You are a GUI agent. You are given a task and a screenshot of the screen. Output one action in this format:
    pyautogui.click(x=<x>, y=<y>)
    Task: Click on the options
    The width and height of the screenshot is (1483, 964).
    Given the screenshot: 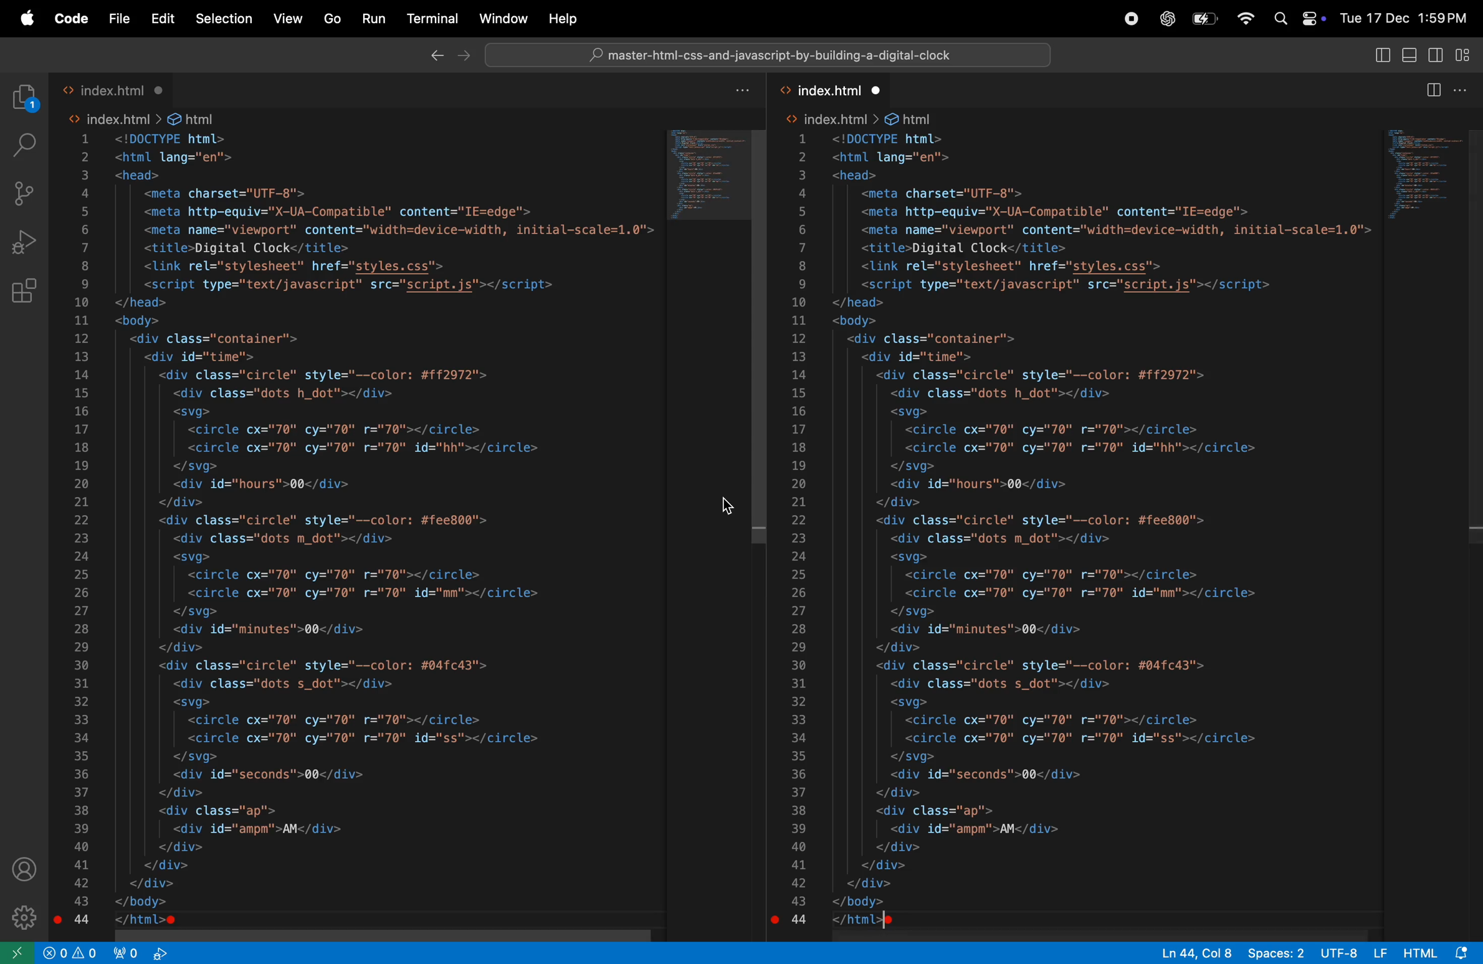 What is the action you would take?
    pyautogui.click(x=1463, y=93)
    